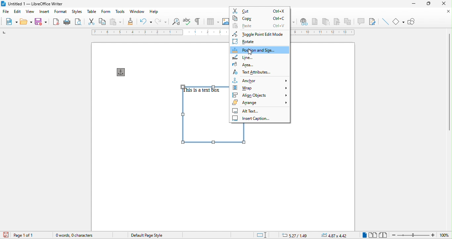 The height and width of the screenshot is (239, 452). I want to click on insert, so click(44, 12).